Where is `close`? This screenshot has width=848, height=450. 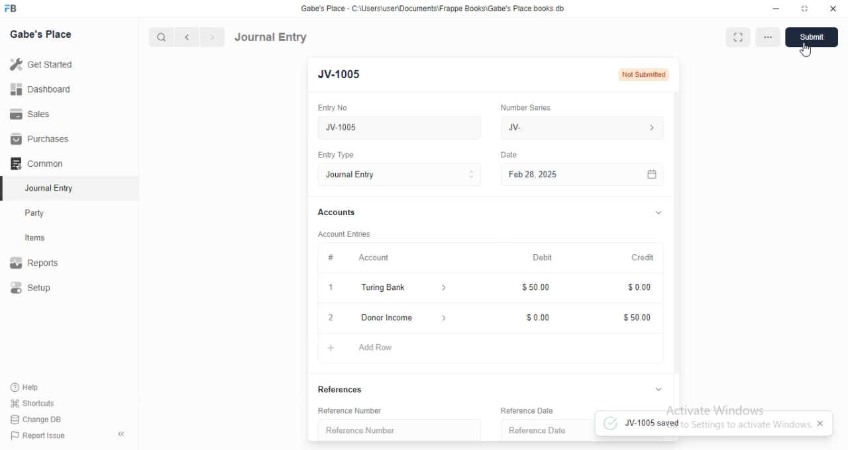 close is located at coordinates (833, 9).